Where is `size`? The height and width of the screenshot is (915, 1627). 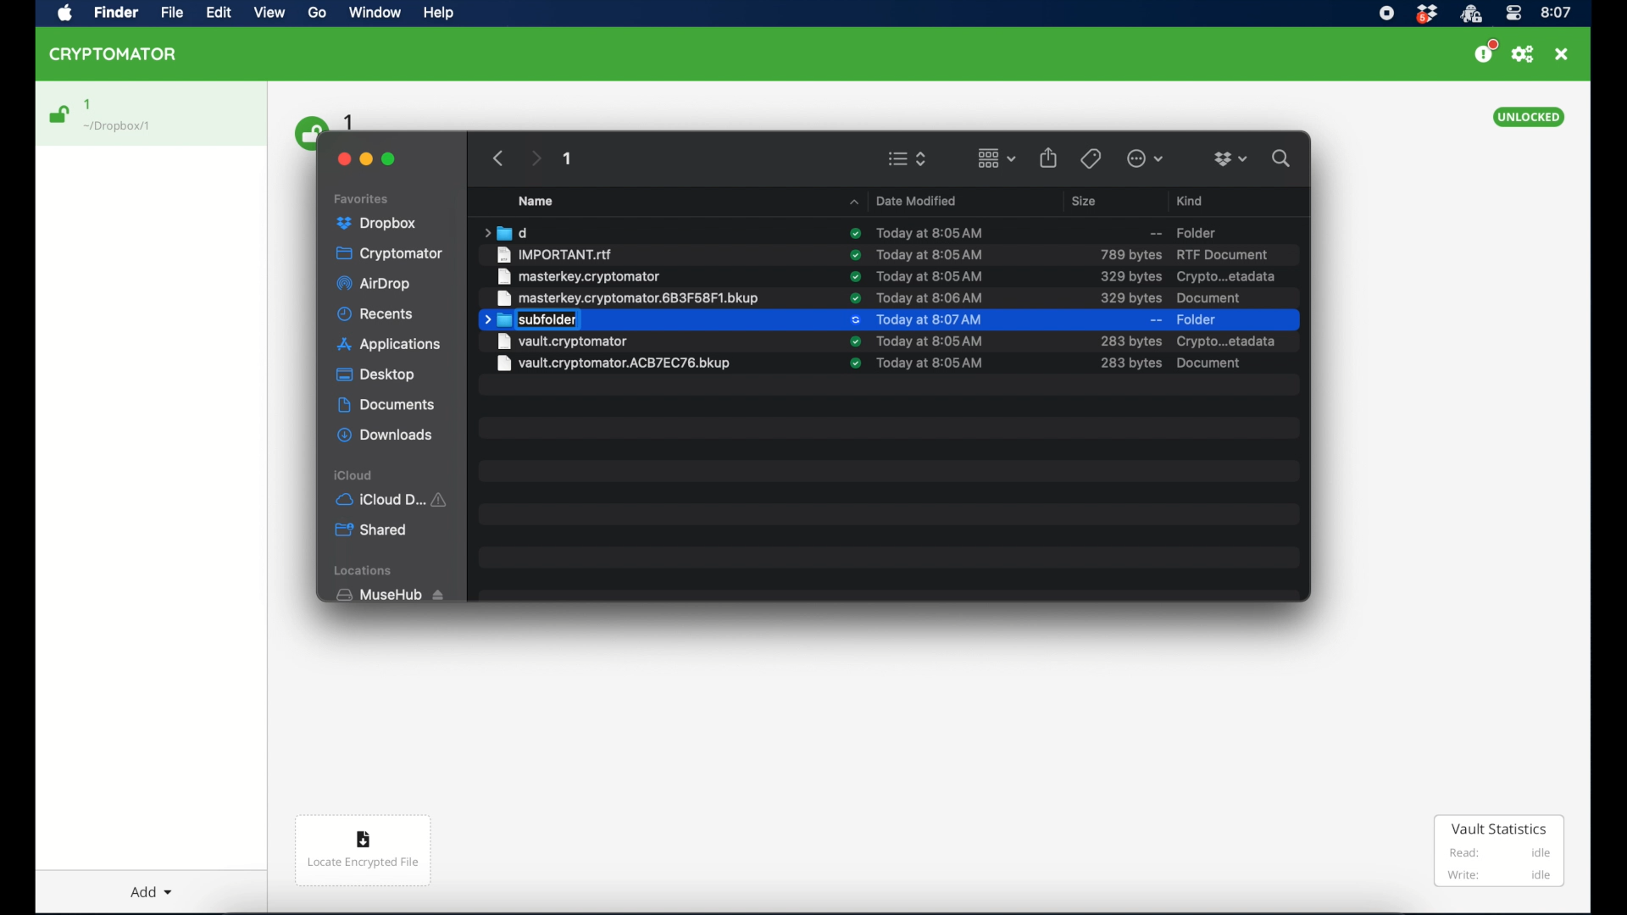
size is located at coordinates (1128, 297).